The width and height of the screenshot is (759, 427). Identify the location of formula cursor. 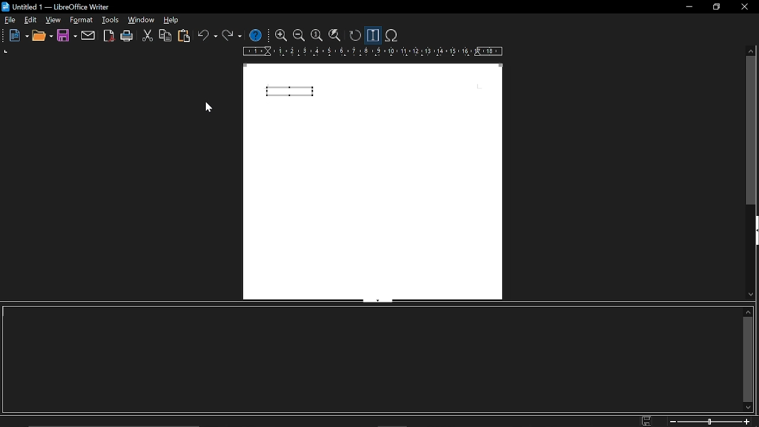
(372, 36).